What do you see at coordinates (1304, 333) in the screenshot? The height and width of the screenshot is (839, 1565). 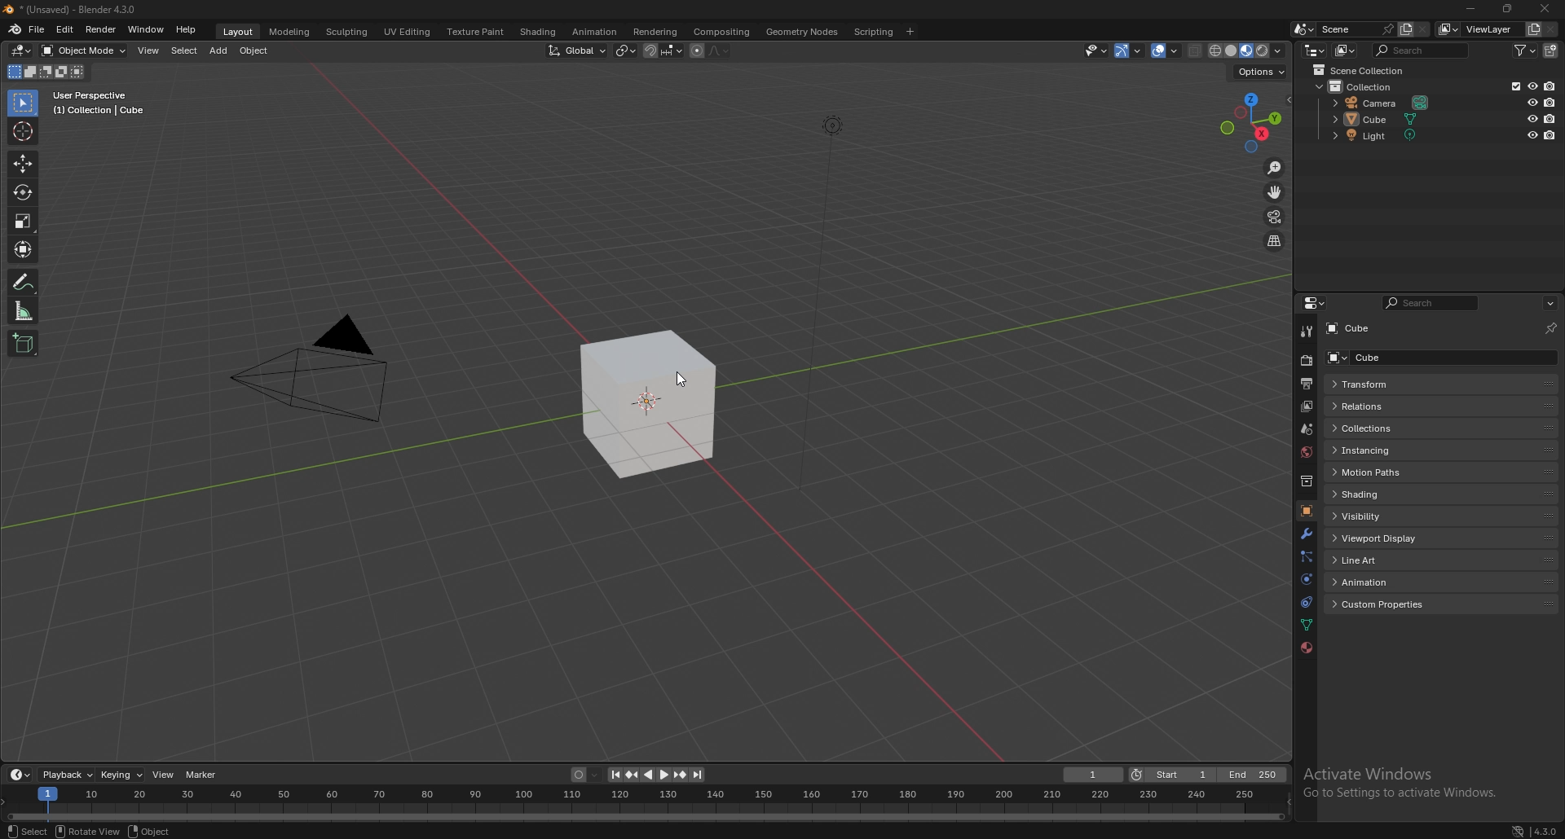 I see `tool` at bounding box center [1304, 333].